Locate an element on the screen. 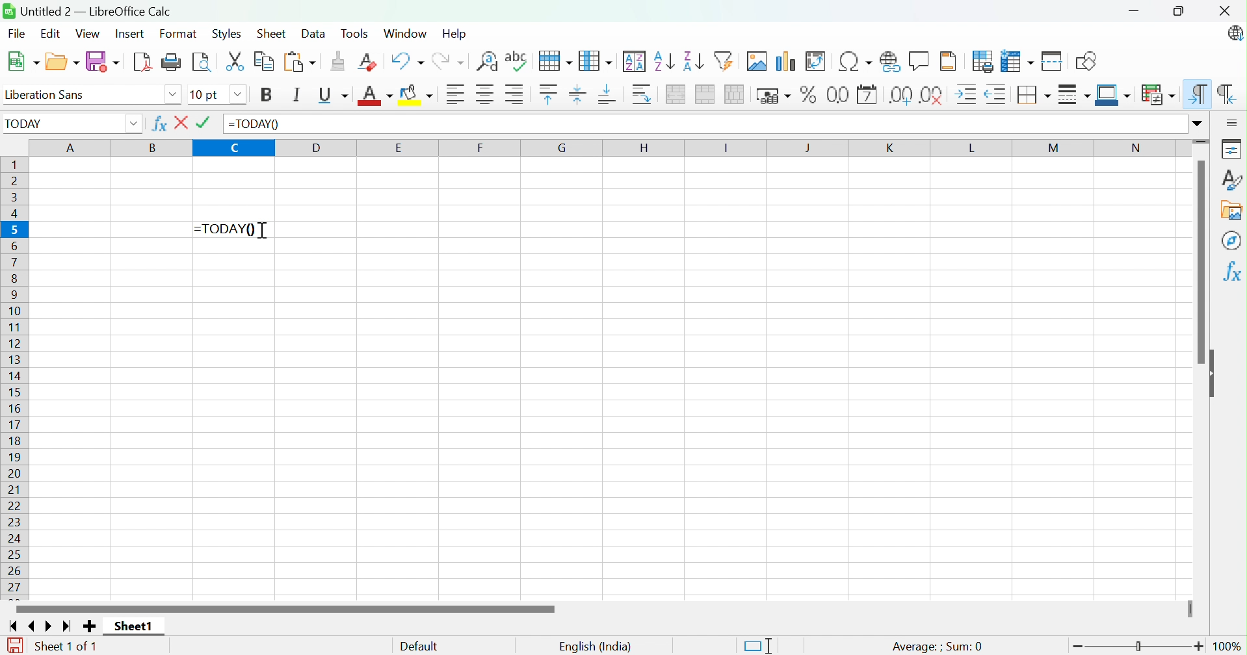 This screenshot has height=655, width=1247. LibreOffice update available is located at coordinates (1234, 33).